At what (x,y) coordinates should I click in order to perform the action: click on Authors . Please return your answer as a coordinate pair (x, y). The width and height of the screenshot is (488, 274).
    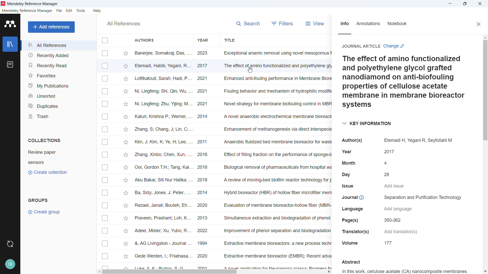
    Looking at the image, I should click on (398, 140).